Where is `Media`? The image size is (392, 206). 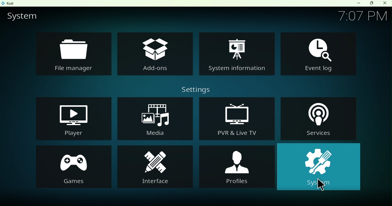 Media is located at coordinates (155, 118).